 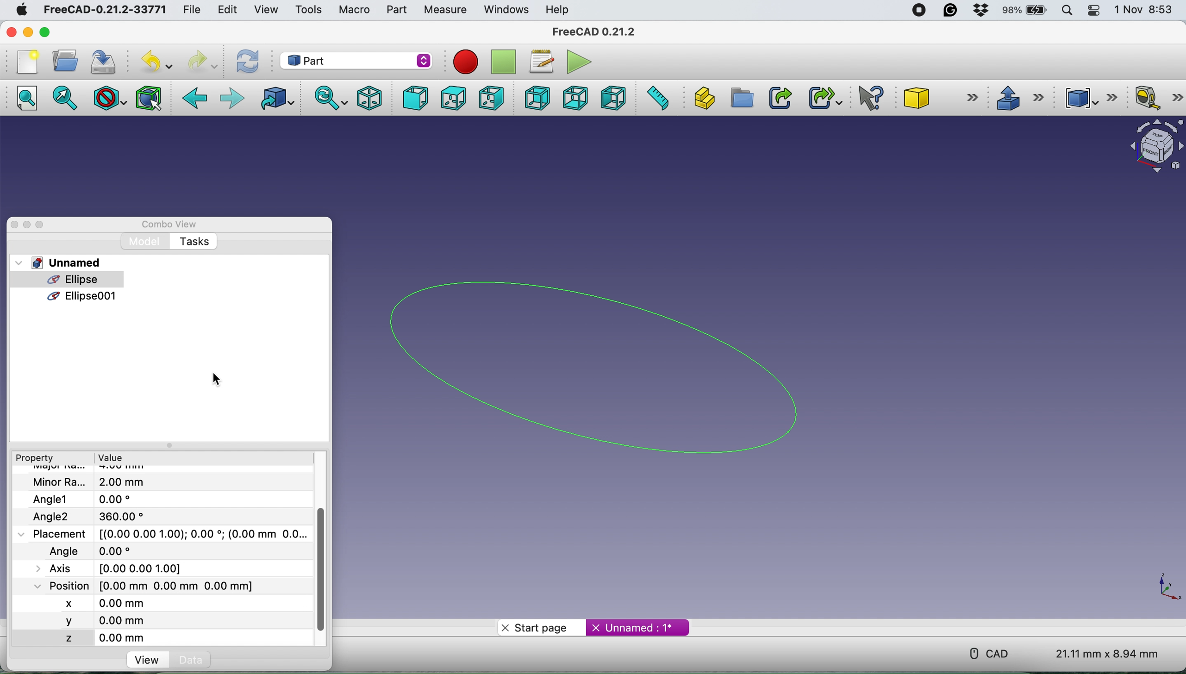 What do you see at coordinates (457, 98) in the screenshot?
I see `top` at bounding box center [457, 98].